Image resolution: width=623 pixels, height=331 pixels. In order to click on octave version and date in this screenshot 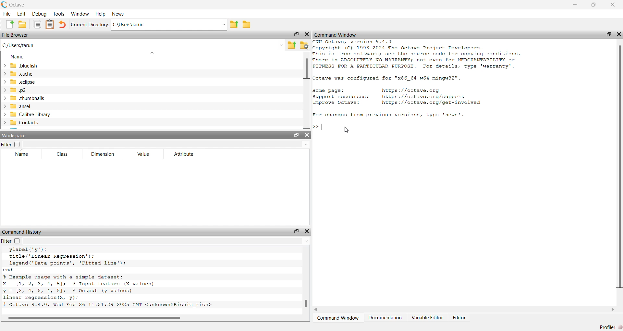, I will do `click(108, 305)`.